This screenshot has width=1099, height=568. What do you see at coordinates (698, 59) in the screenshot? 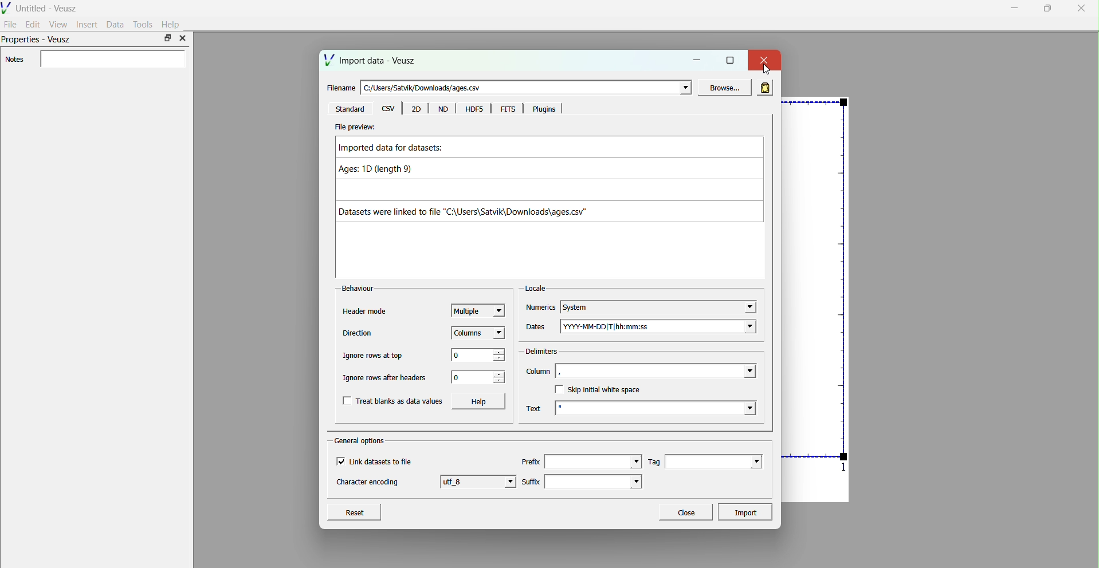
I see `minimise` at bounding box center [698, 59].